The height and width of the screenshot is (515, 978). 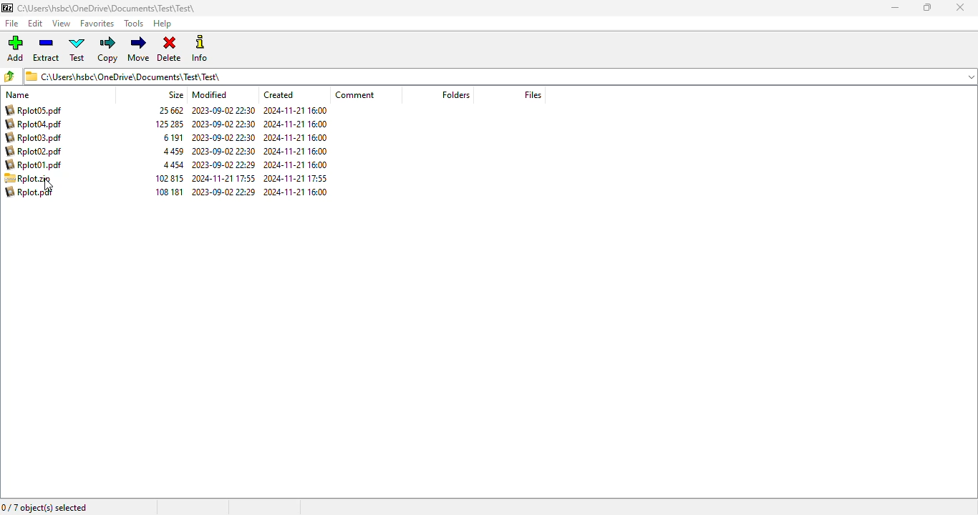 What do you see at coordinates (296, 151) in the screenshot?
I see `2024-11-21 16:00` at bounding box center [296, 151].